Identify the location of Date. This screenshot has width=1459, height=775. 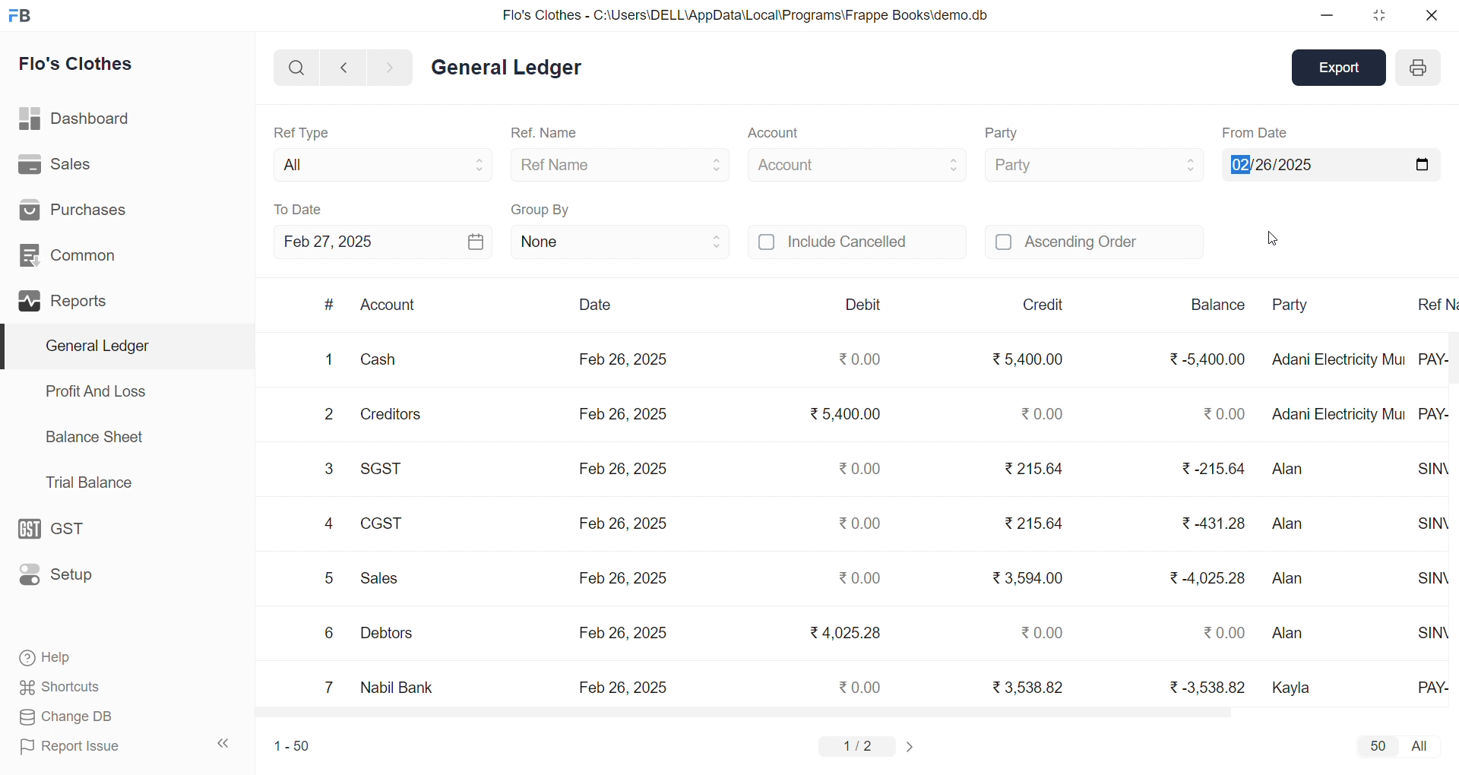
(594, 305).